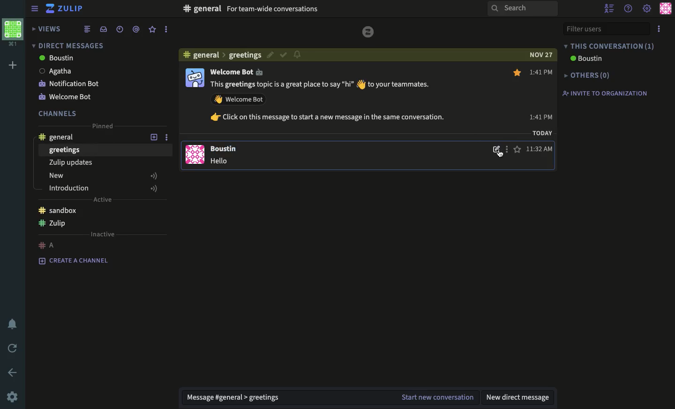 This screenshot has width=675, height=409. What do you see at coordinates (69, 163) in the screenshot?
I see `Zulip updates` at bounding box center [69, 163].